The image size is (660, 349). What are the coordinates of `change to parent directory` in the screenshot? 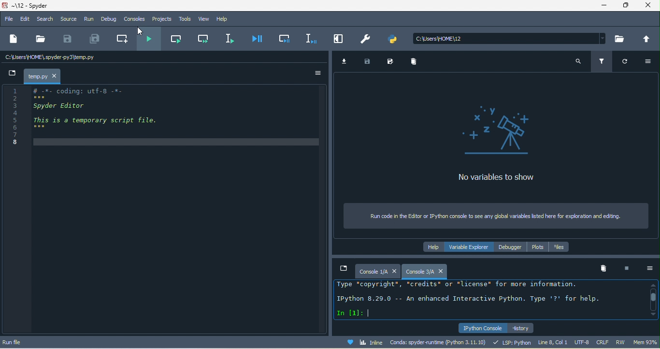 It's located at (647, 39).